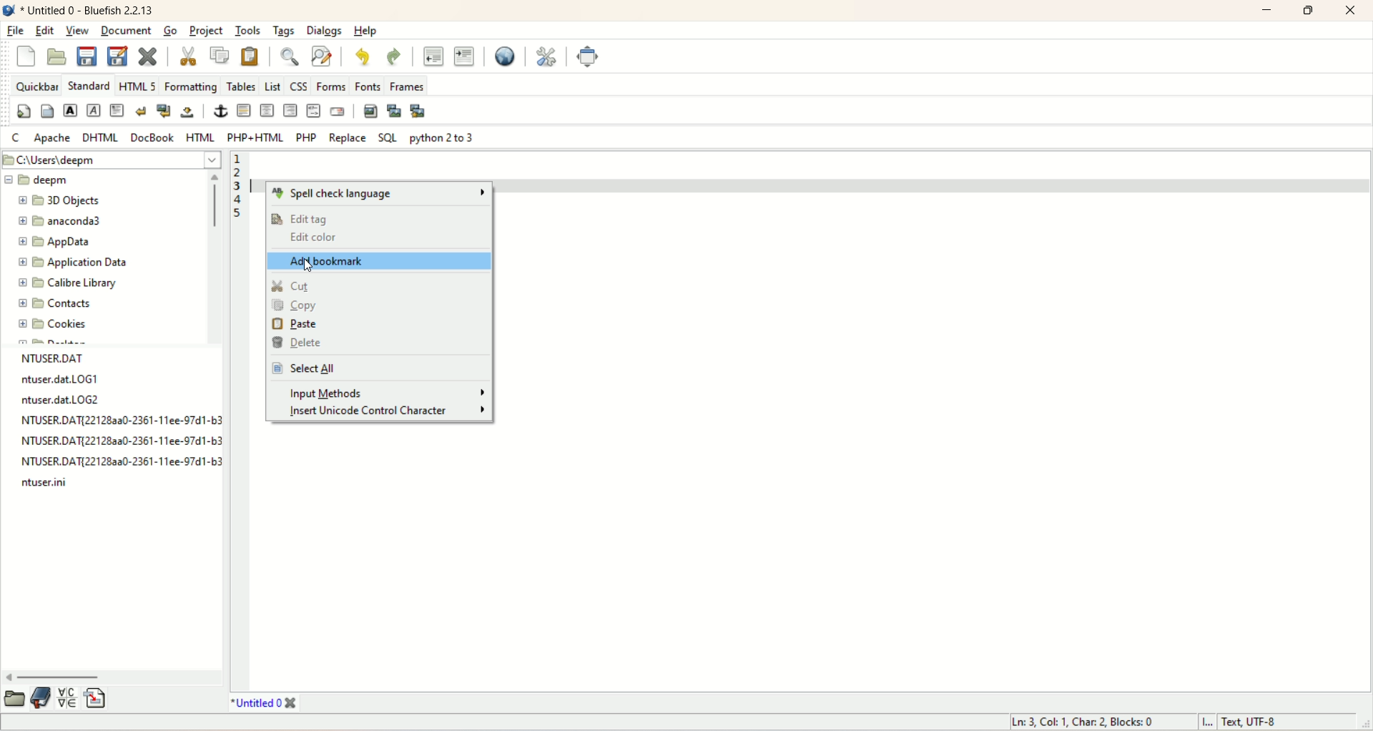 Image resolution: width=1373 pixels, height=731 pixels. What do you see at coordinates (99, 138) in the screenshot?
I see `DHTML` at bounding box center [99, 138].